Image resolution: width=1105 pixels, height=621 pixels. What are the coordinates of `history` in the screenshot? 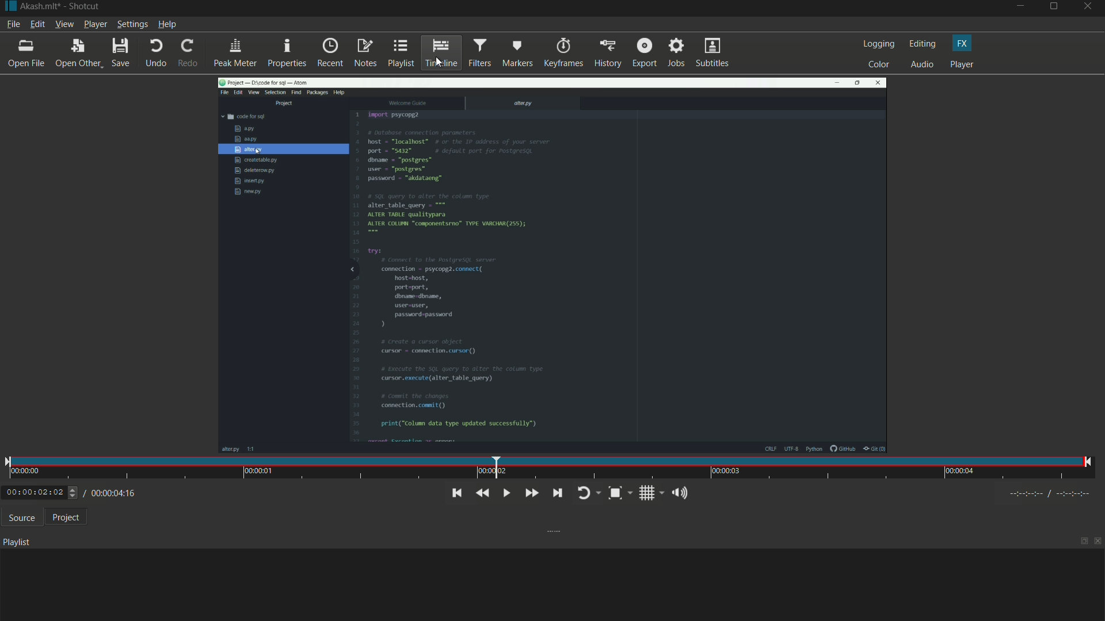 It's located at (607, 54).